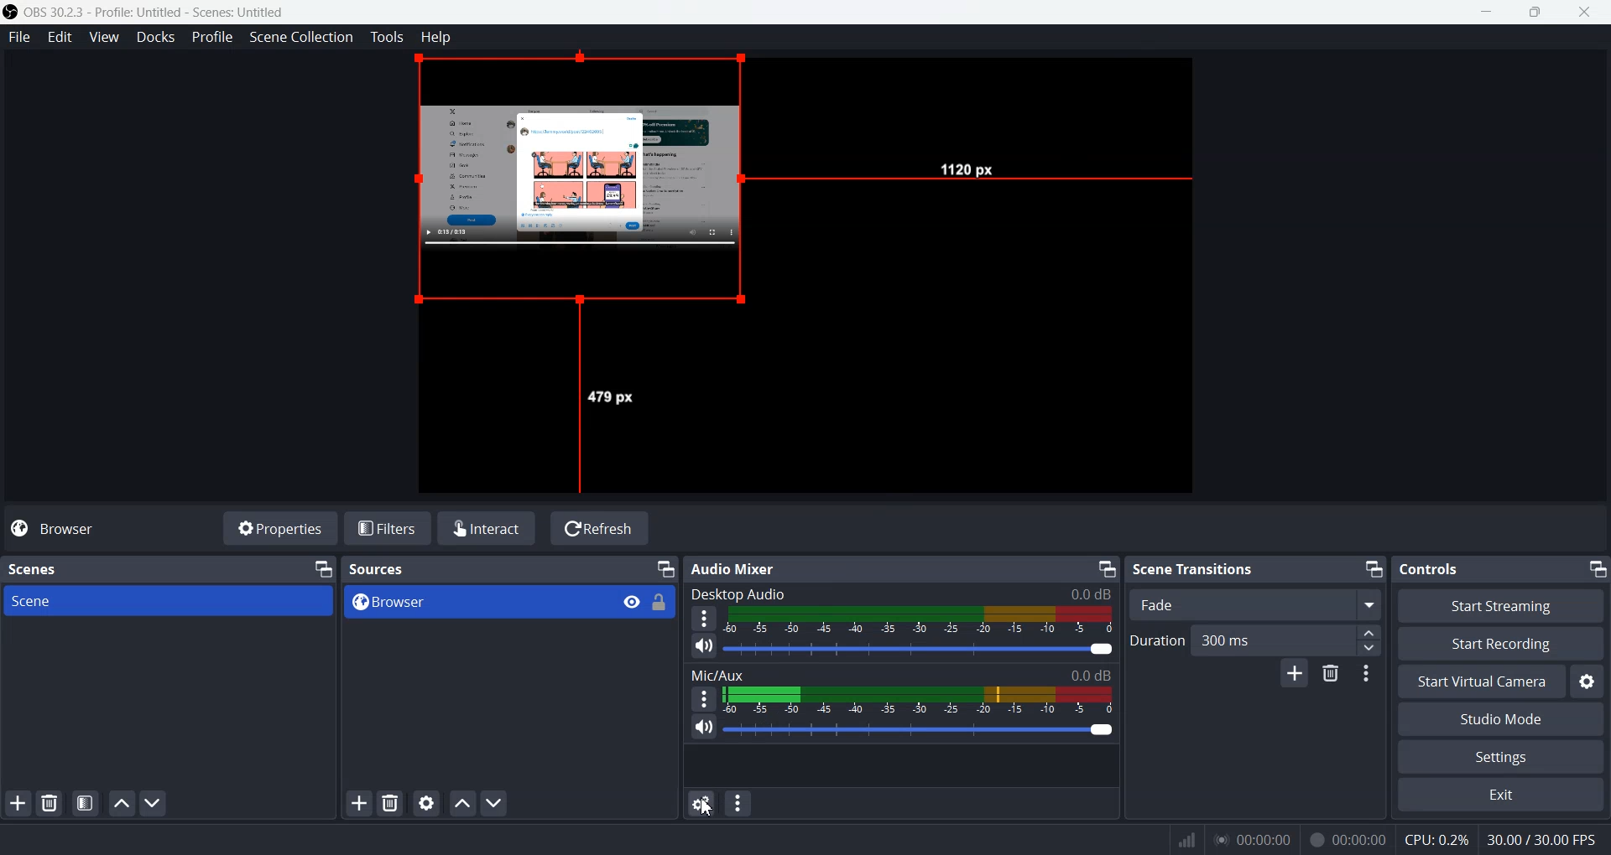 This screenshot has height=855, width=1611. Describe the element at coordinates (1348, 837) in the screenshot. I see `00:00:00` at that location.